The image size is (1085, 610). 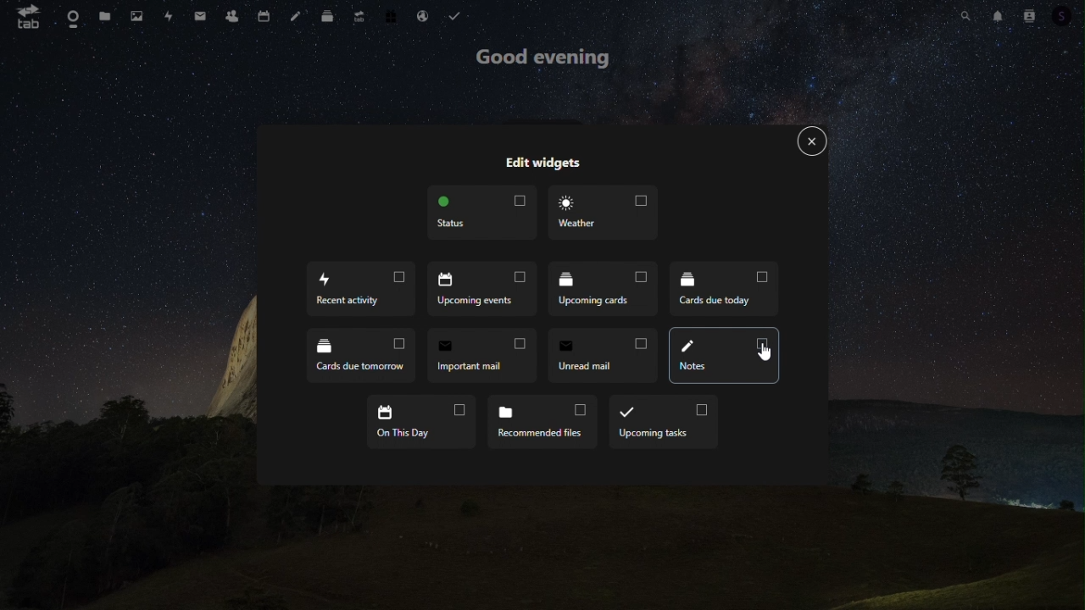 What do you see at coordinates (361, 355) in the screenshot?
I see `cards due tomorrow` at bounding box center [361, 355].